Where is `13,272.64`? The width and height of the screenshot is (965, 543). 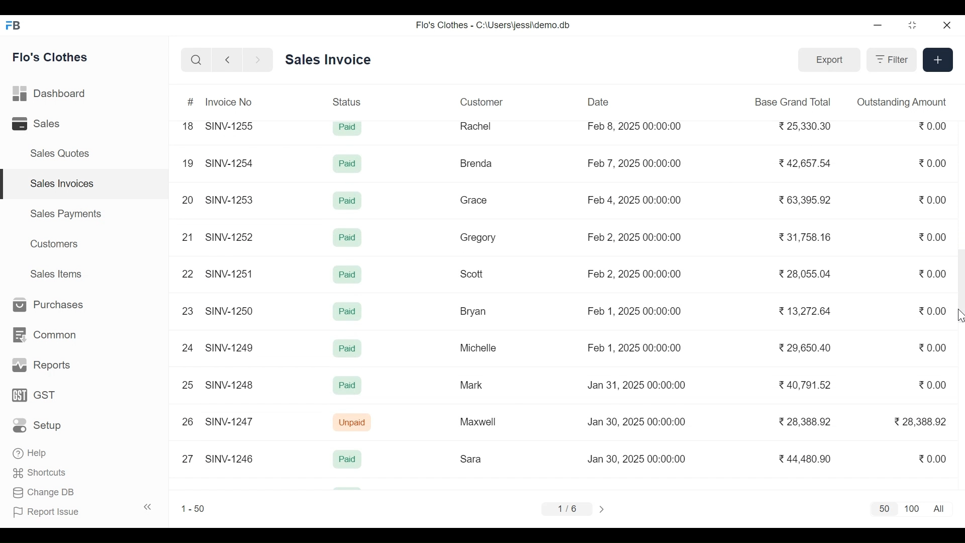 13,272.64 is located at coordinates (805, 311).